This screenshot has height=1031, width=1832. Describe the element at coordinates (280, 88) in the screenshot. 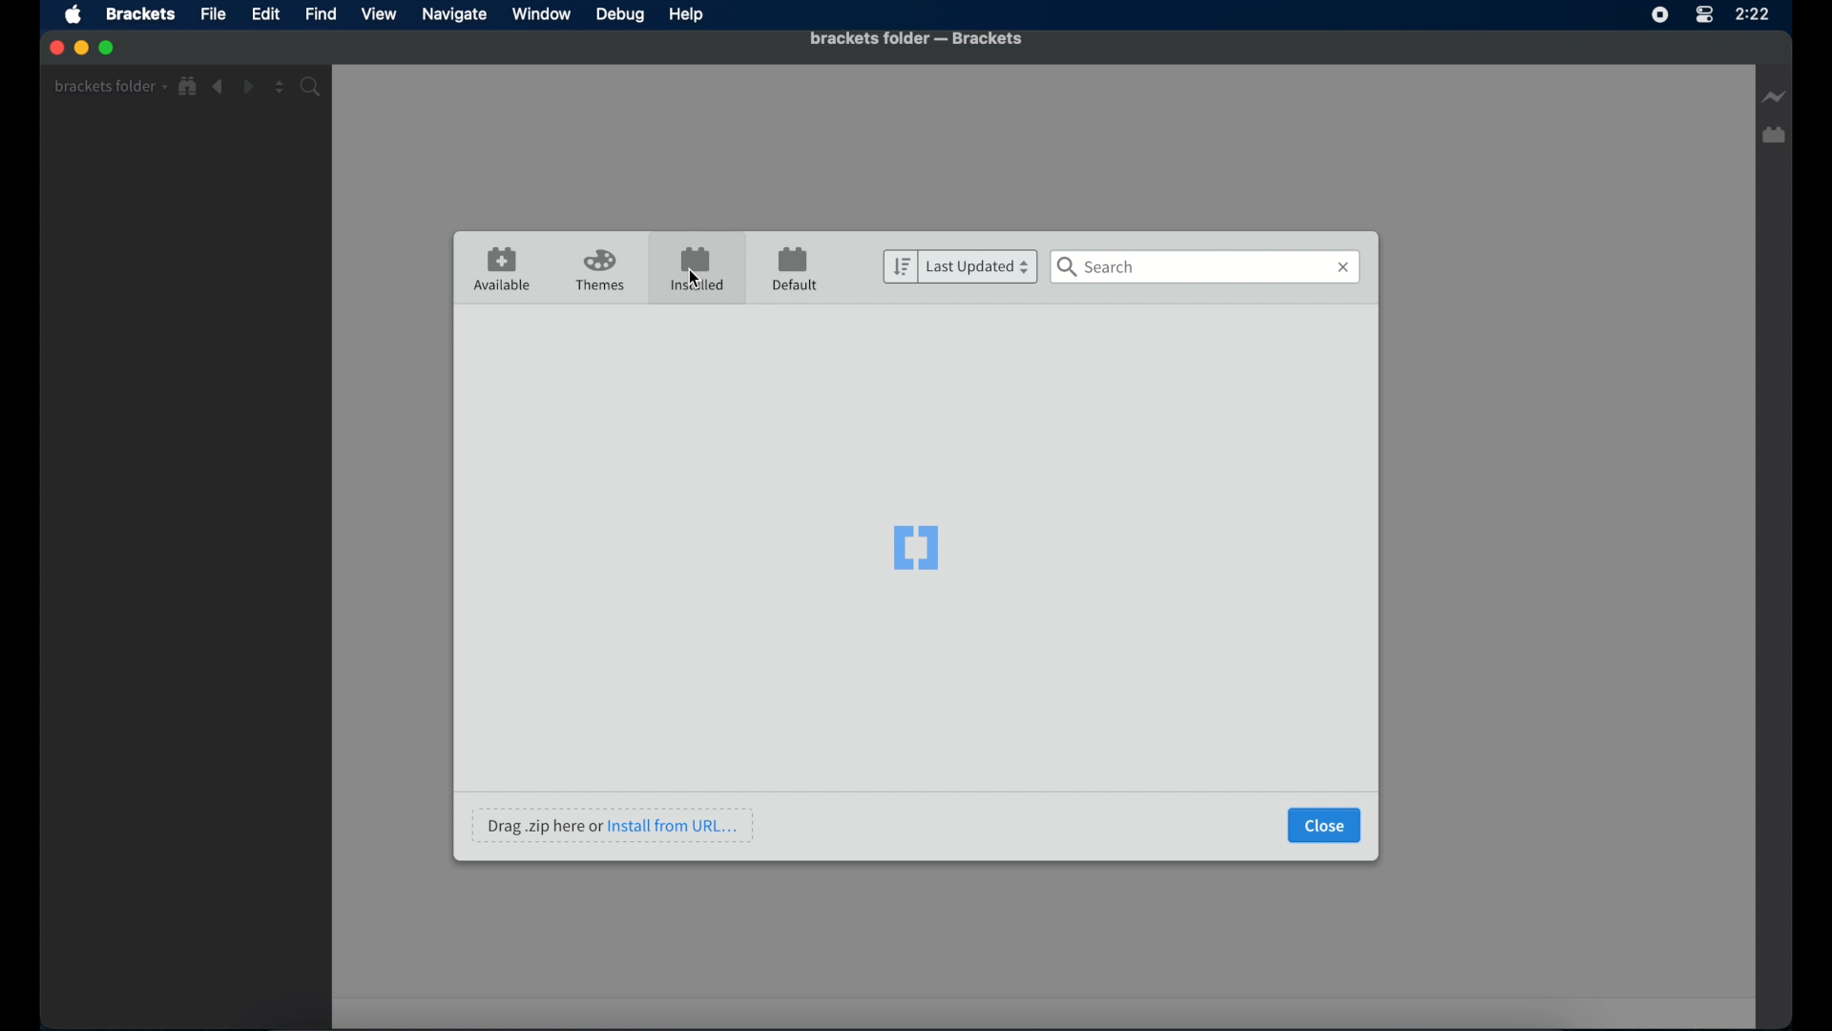

I see `split editor vertical or horizontal` at that location.